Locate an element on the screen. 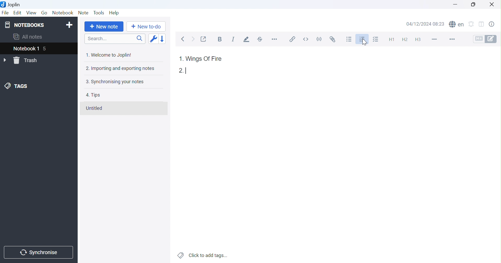 This screenshot has height=263, width=501. Horizontal Line is located at coordinates (434, 38).